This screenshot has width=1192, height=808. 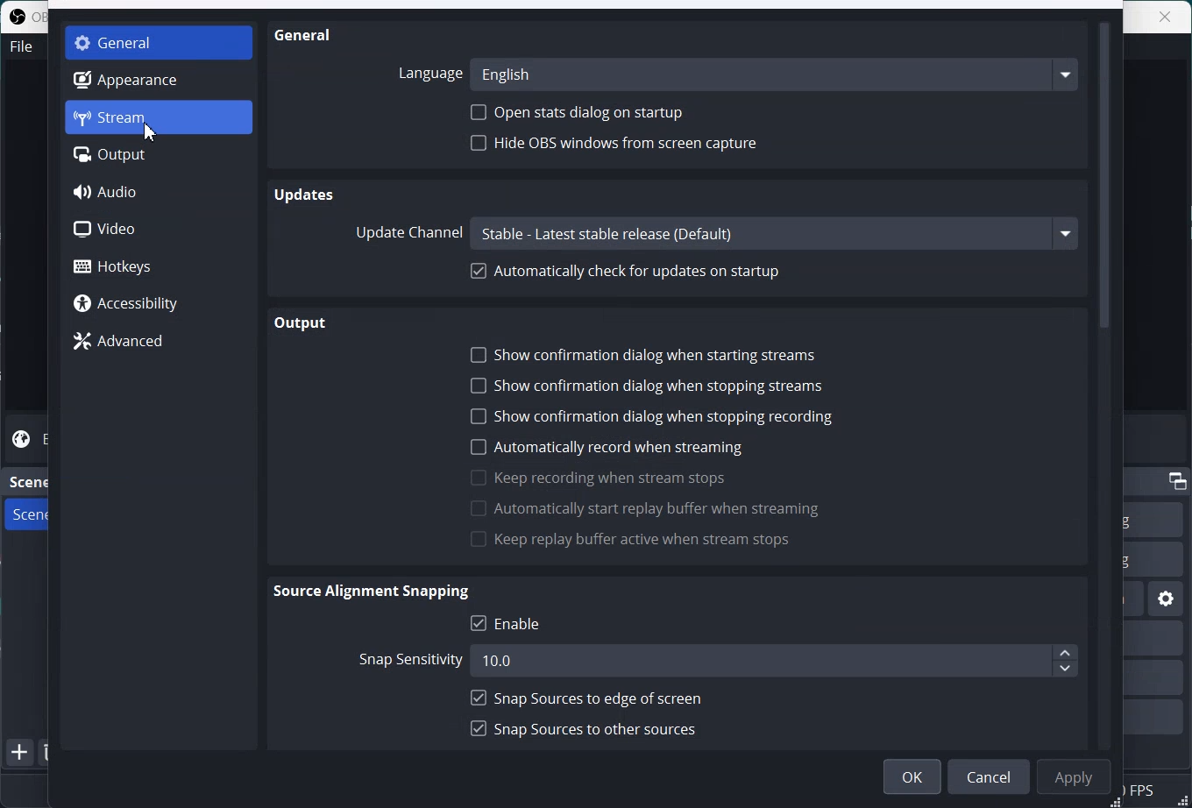 What do you see at coordinates (372, 588) in the screenshot?
I see `Source Alignment Snapping` at bounding box center [372, 588].